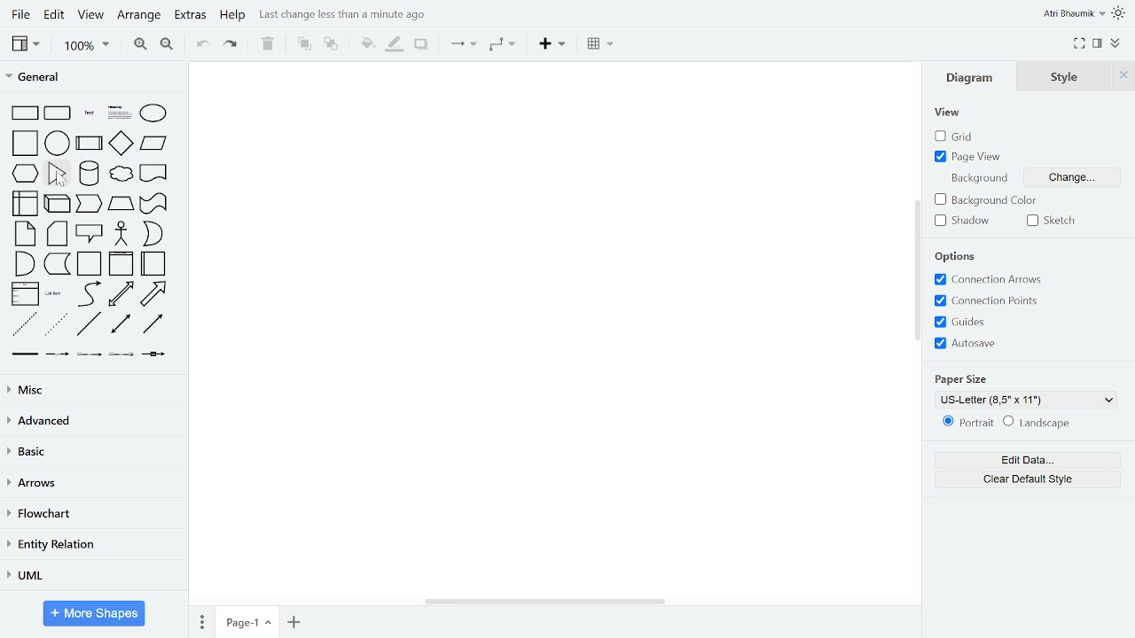 Image resolution: width=1135 pixels, height=638 pixels. Describe the element at coordinates (90, 574) in the screenshot. I see `UML` at that location.